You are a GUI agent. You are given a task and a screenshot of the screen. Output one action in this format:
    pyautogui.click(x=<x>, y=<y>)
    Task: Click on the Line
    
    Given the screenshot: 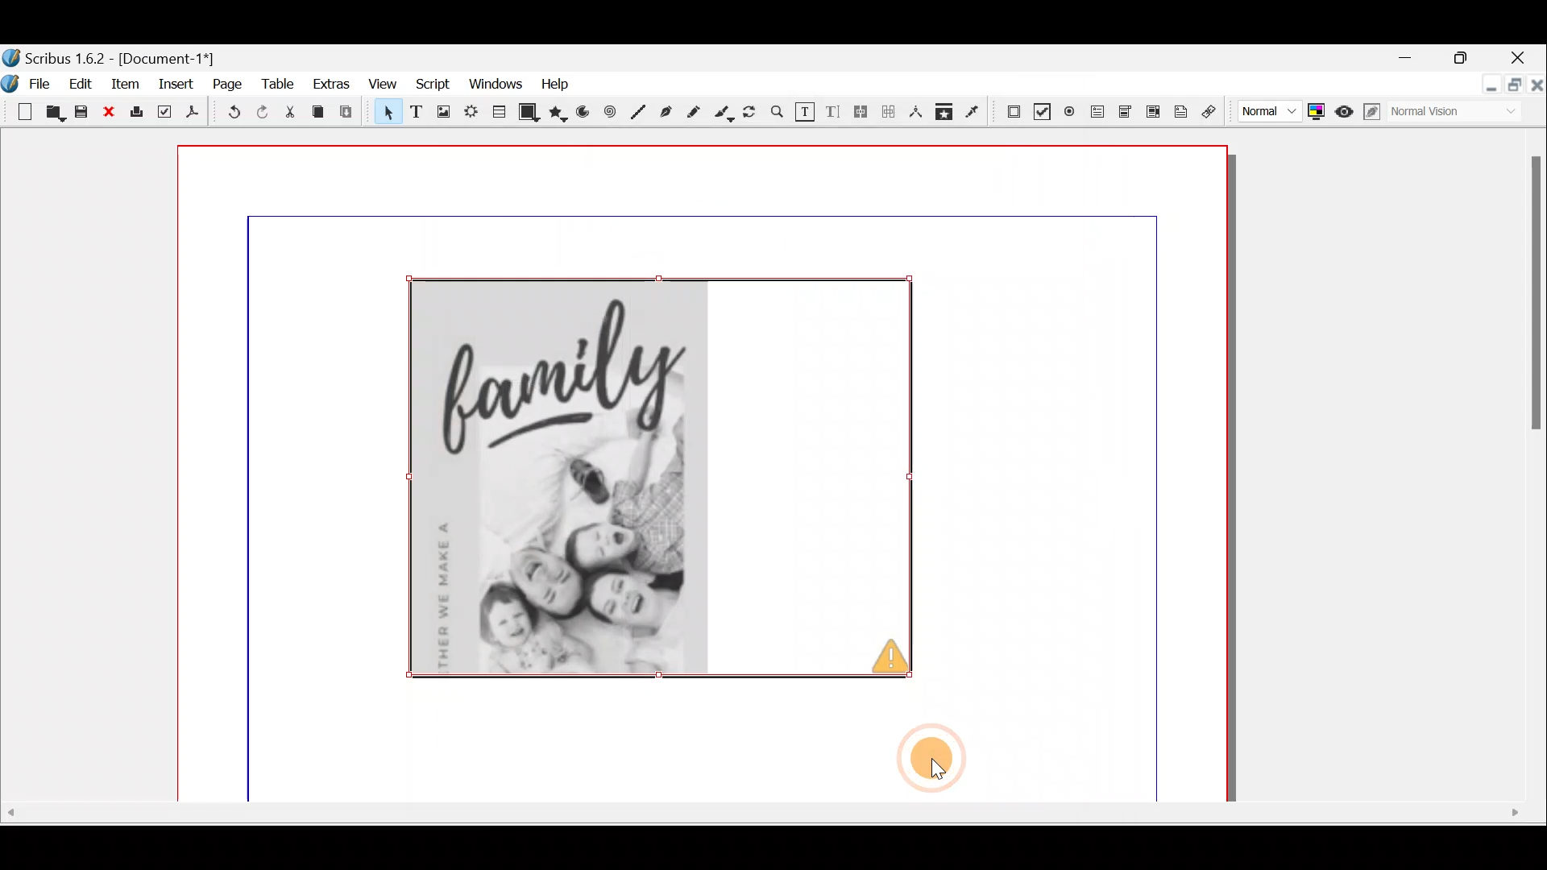 What is the action you would take?
    pyautogui.click(x=634, y=111)
    